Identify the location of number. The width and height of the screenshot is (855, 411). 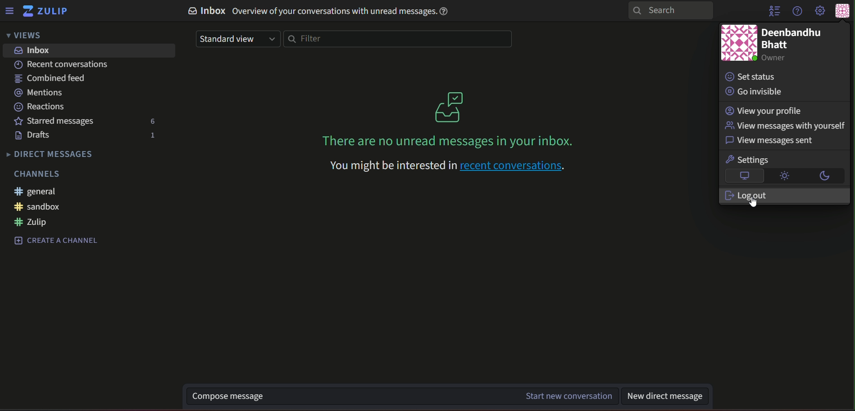
(155, 121).